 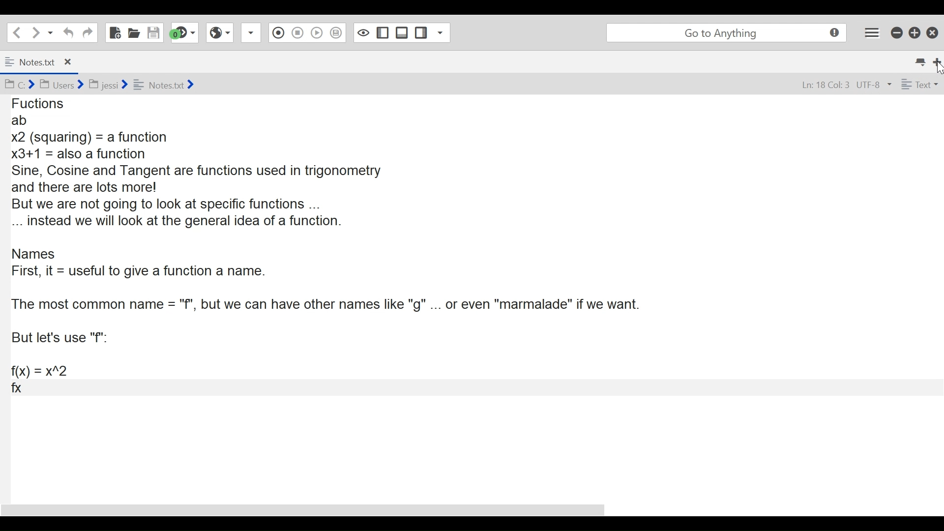 What do you see at coordinates (154, 32) in the screenshot?
I see `Save` at bounding box center [154, 32].